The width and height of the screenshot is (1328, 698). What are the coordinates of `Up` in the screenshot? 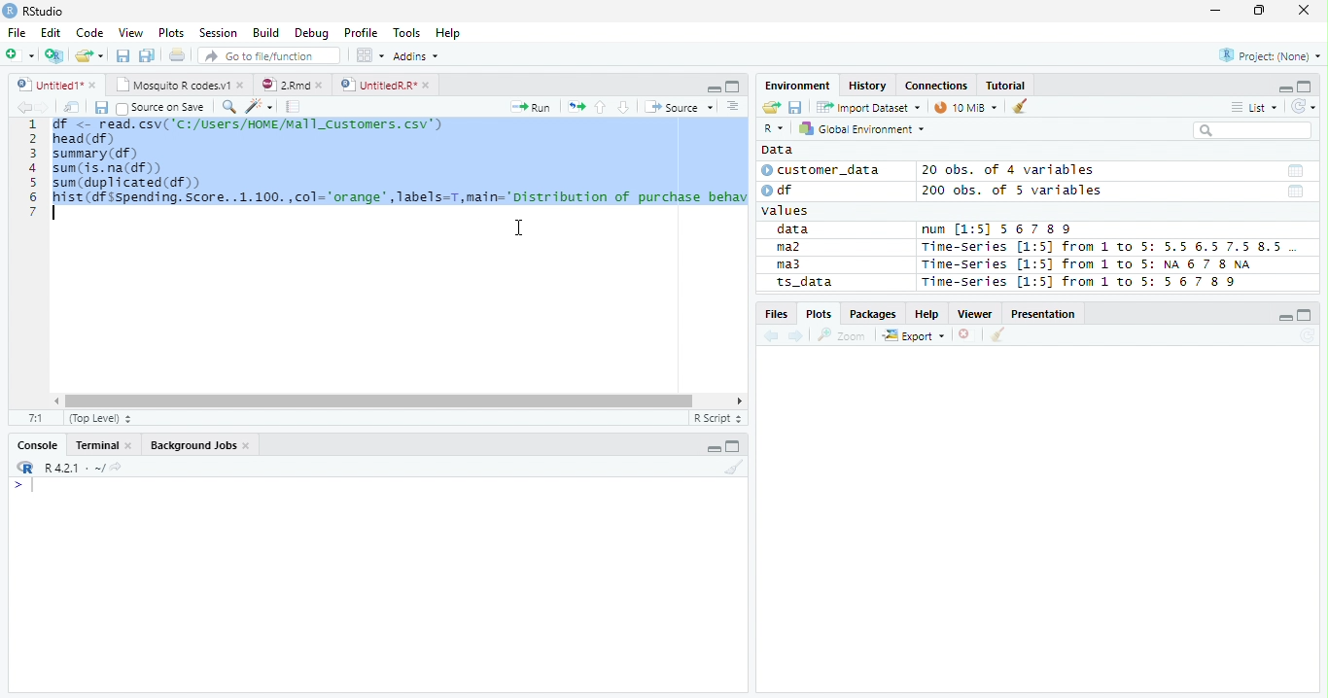 It's located at (600, 108).